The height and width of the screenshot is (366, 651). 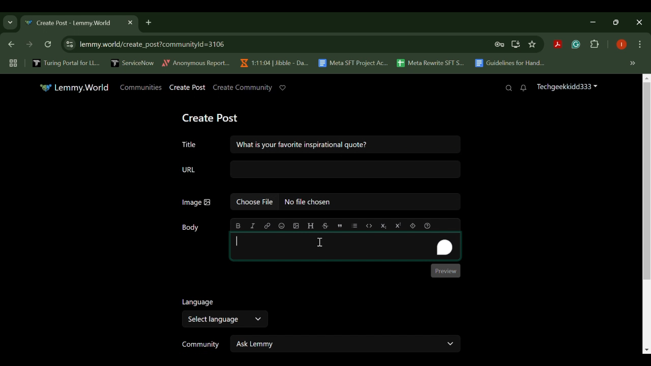 I want to click on Title: What is your favorite inspirational quote?, so click(x=318, y=143).